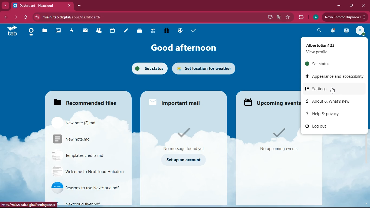  I want to click on close, so click(363, 5).